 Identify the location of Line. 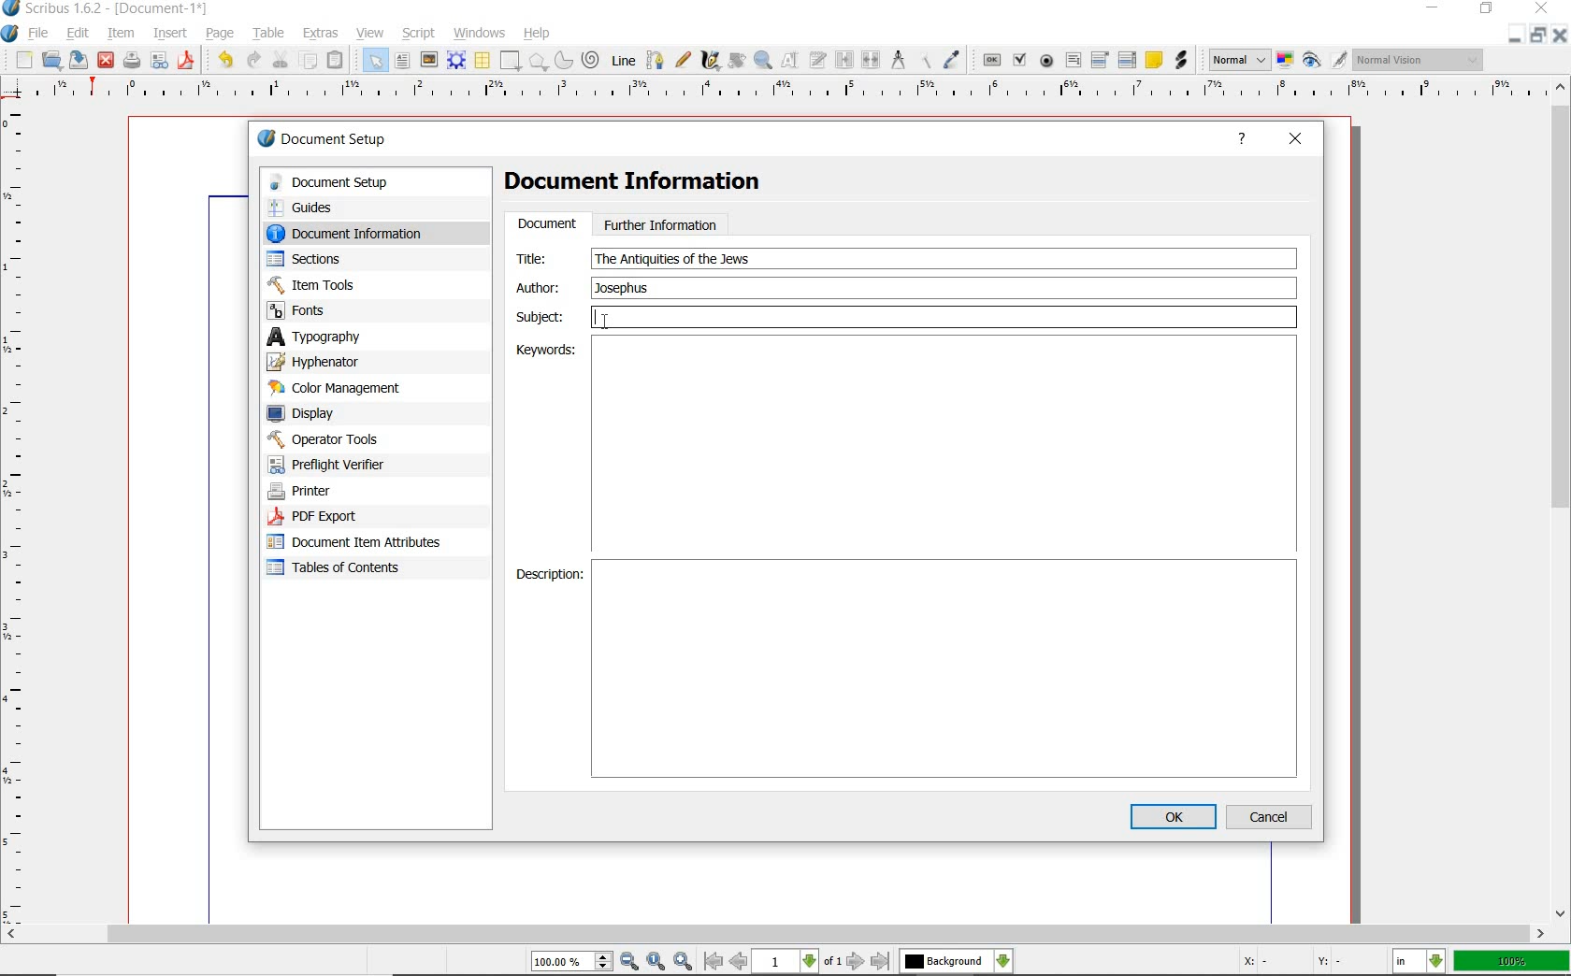
(623, 61).